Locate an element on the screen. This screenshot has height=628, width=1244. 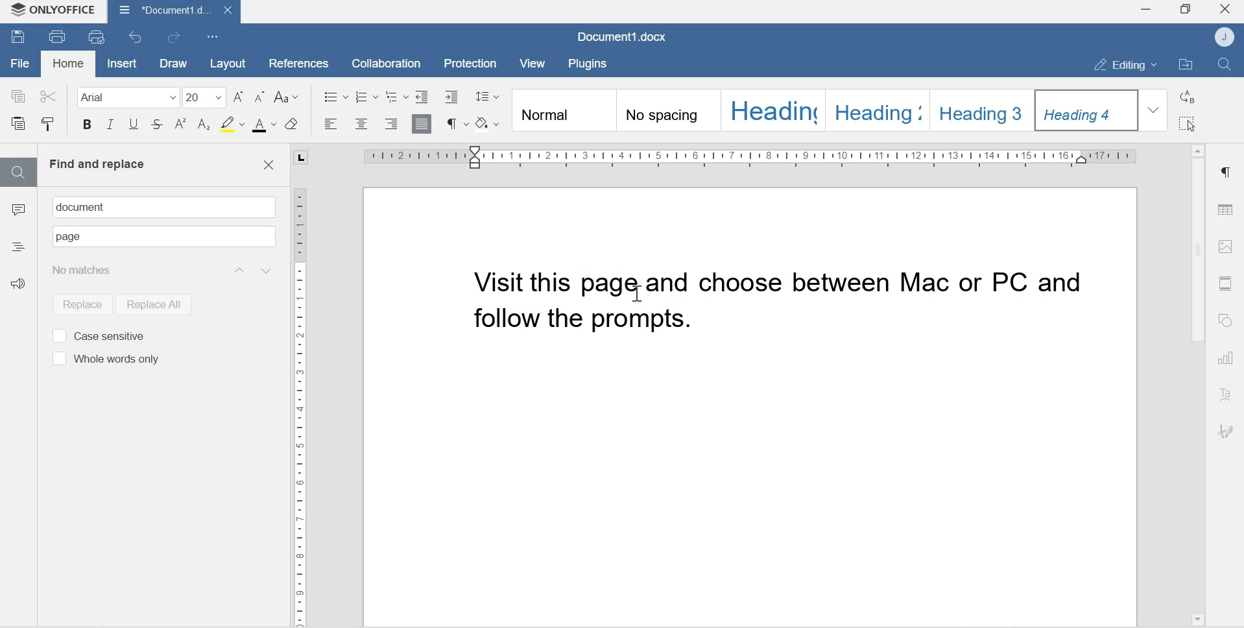
Replace is located at coordinates (78, 303).